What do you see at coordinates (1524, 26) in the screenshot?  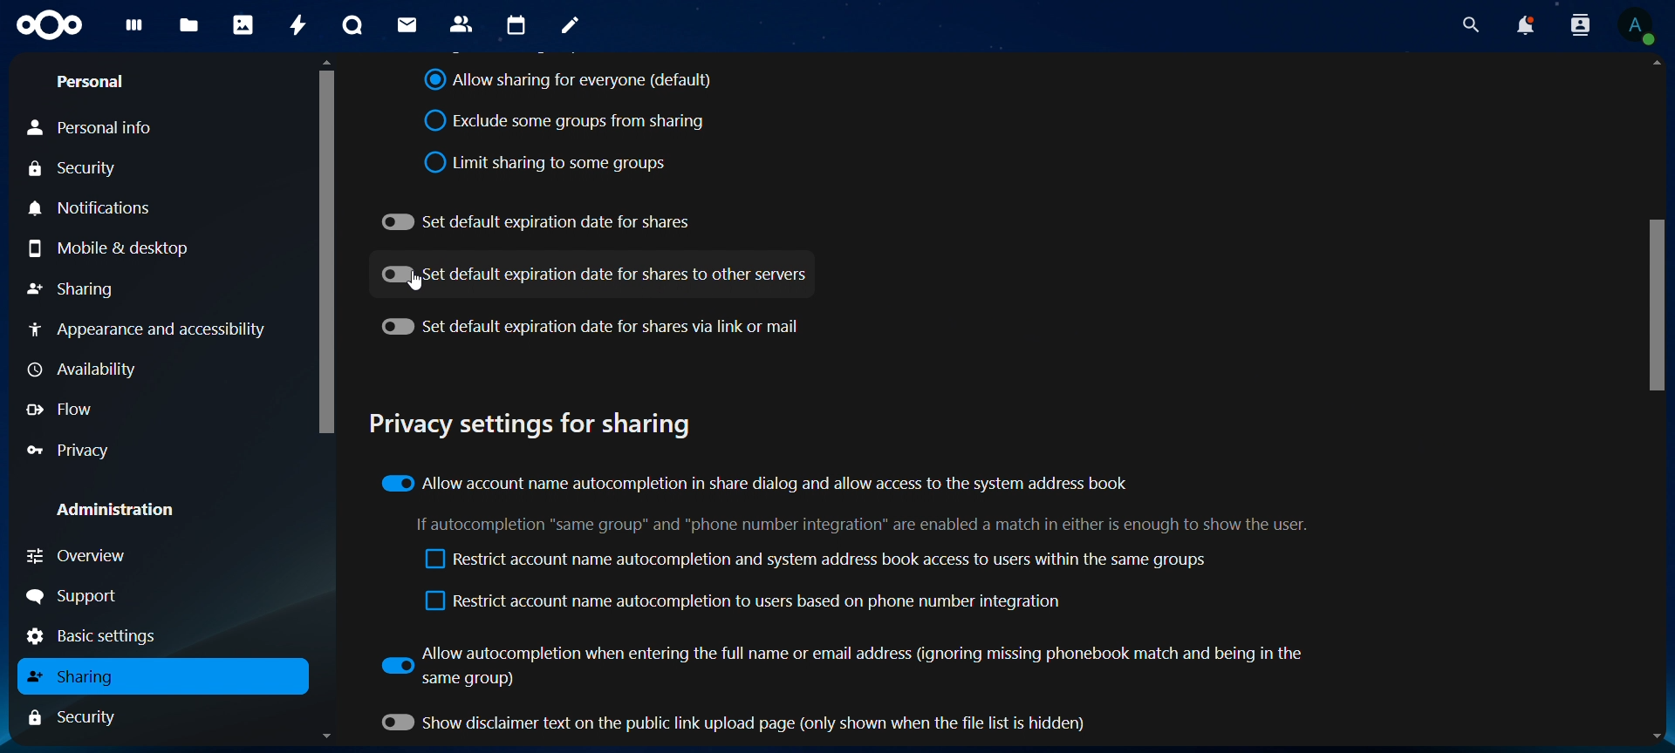 I see `notifications` at bounding box center [1524, 26].